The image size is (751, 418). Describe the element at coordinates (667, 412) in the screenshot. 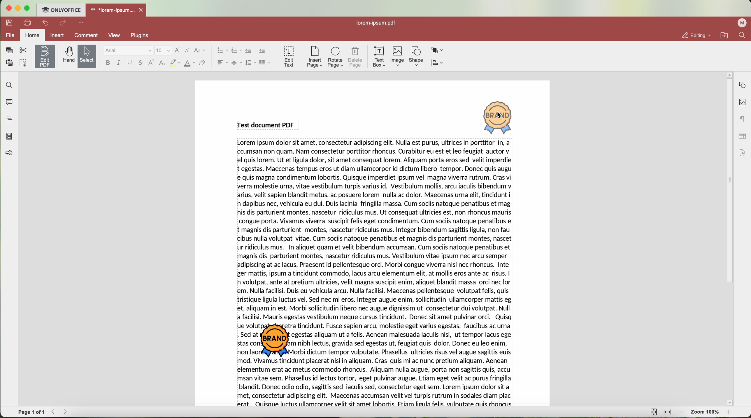

I see `fit to width` at that location.